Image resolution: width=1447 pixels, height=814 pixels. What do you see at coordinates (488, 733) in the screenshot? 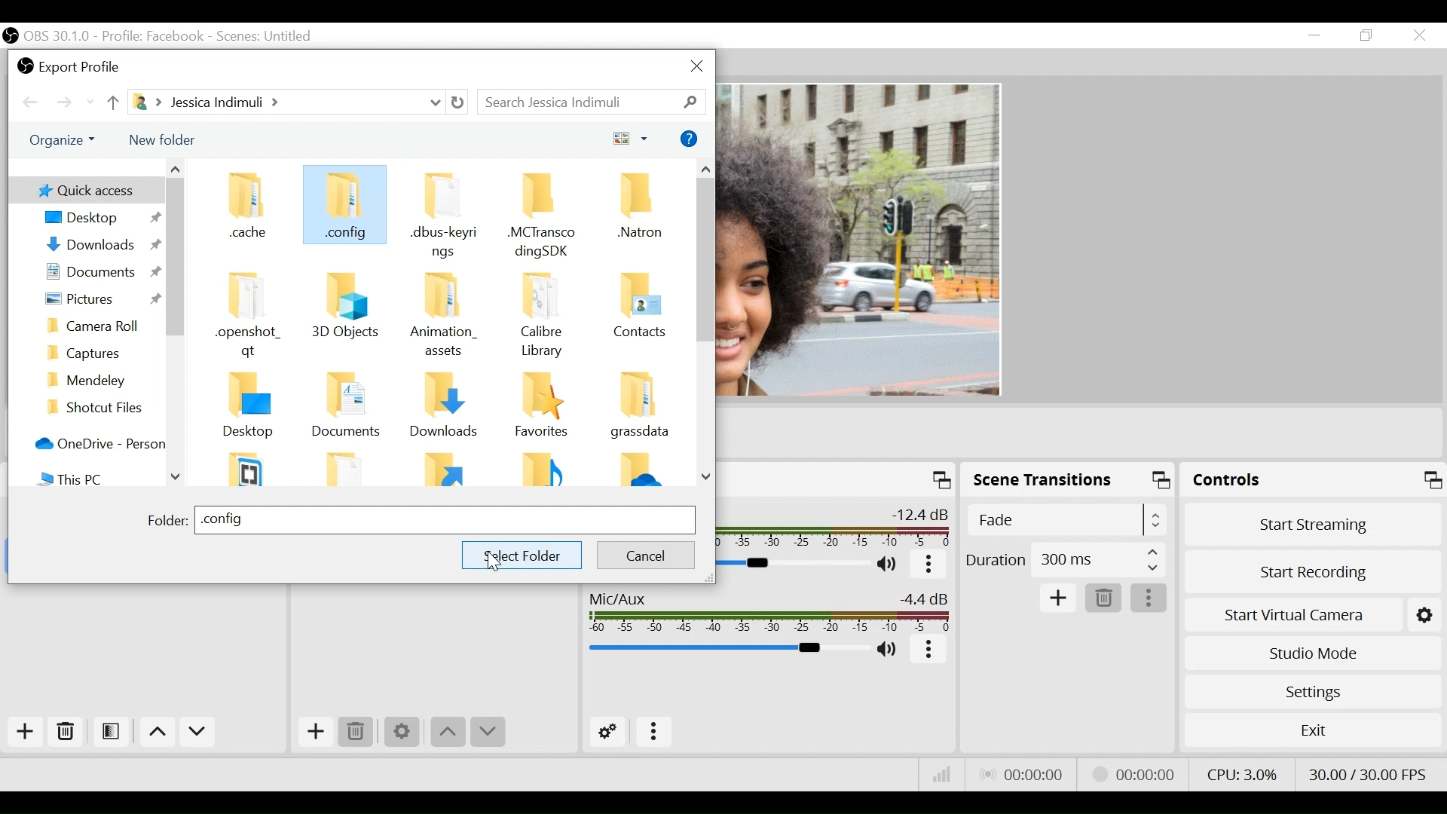
I see `Move down` at bounding box center [488, 733].